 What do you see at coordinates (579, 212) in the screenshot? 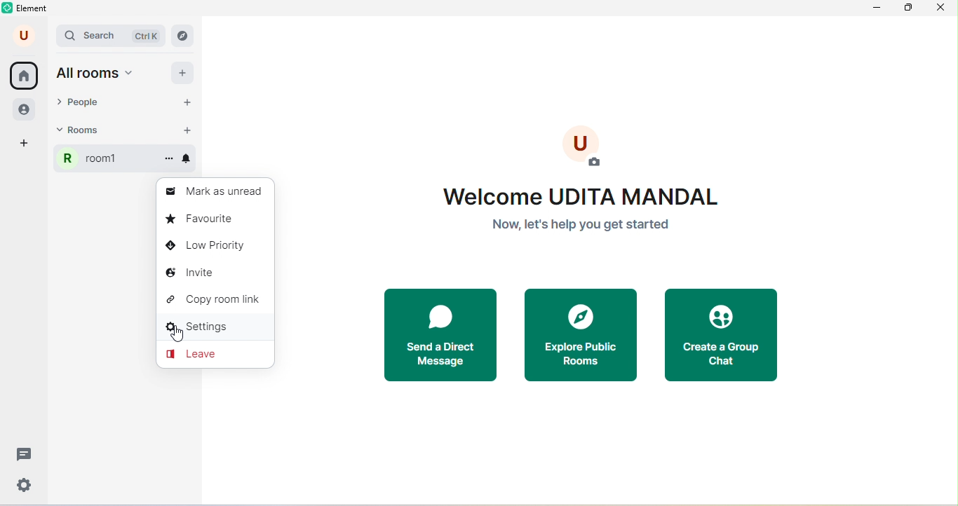
I see `welcome text` at bounding box center [579, 212].